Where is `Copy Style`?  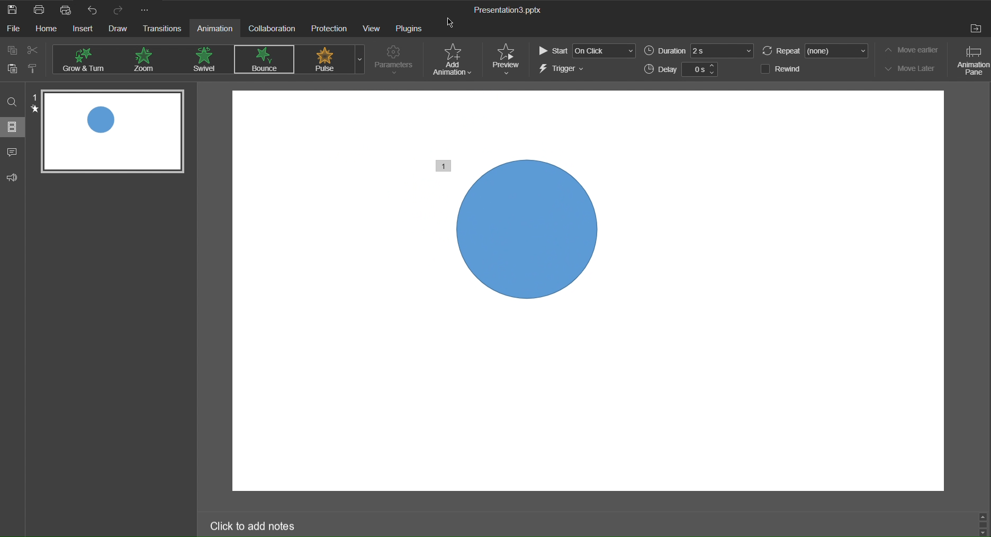 Copy Style is located at coordinates (38, 70).